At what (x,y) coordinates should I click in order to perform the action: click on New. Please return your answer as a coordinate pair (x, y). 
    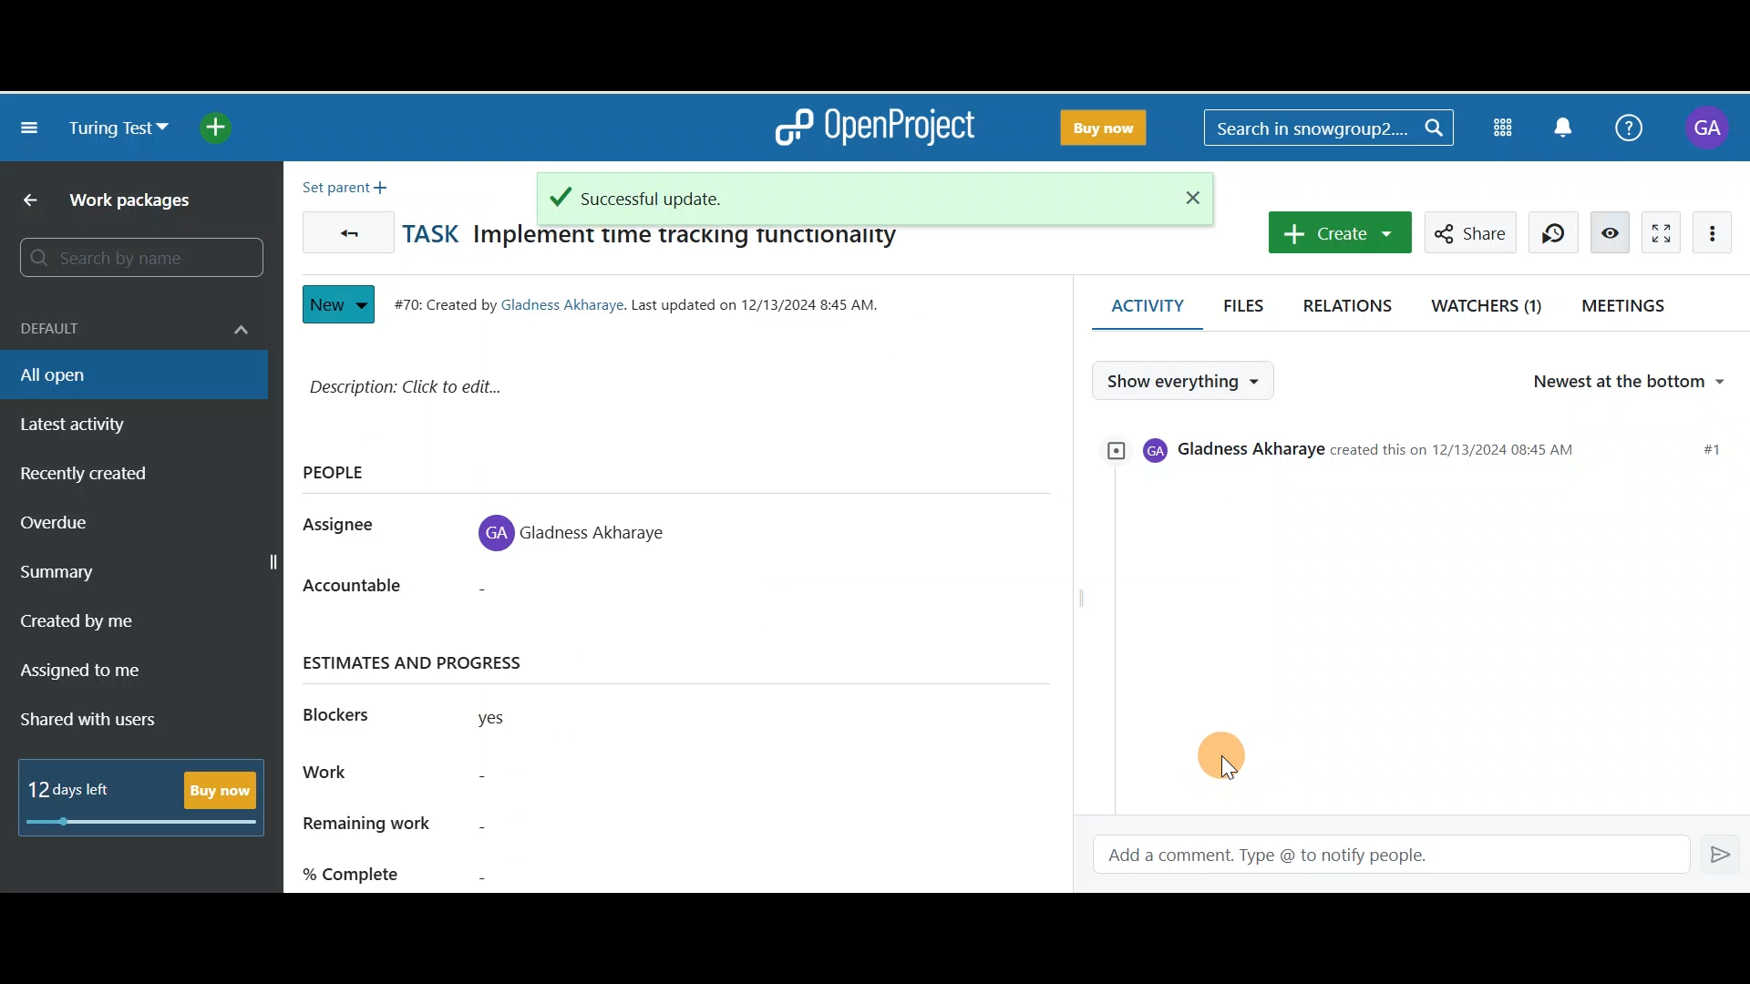
    Looking at the image, I should click on (338, 300).